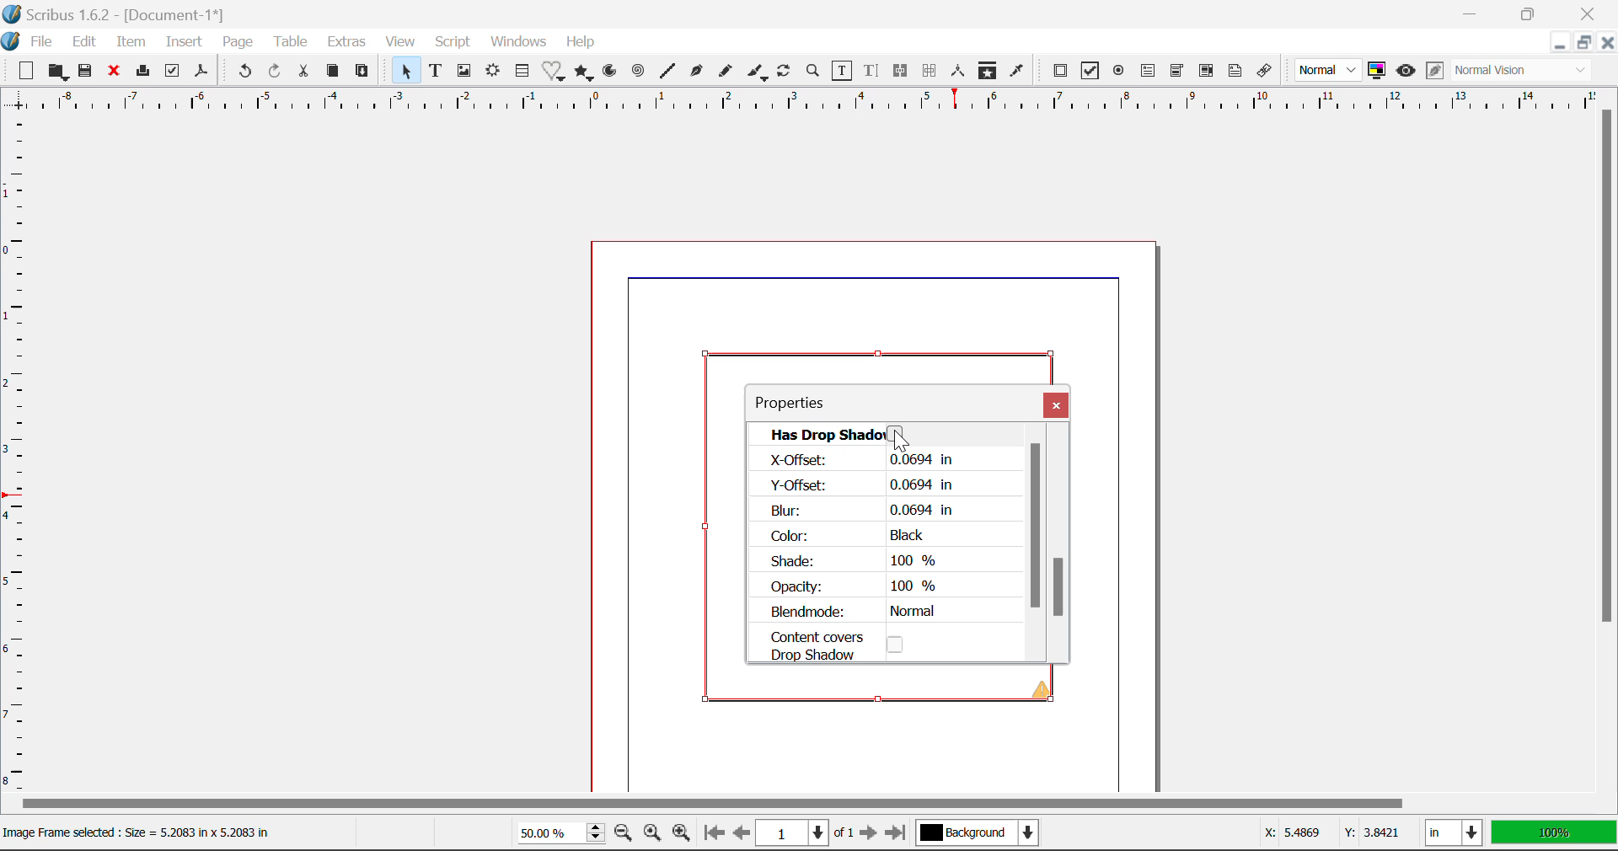 The height and width of the screenshot is (851, 1618). What do you see at coordinates (183, 42) in the screenshot?
I see `Insert` at bounding box center [183, 42].